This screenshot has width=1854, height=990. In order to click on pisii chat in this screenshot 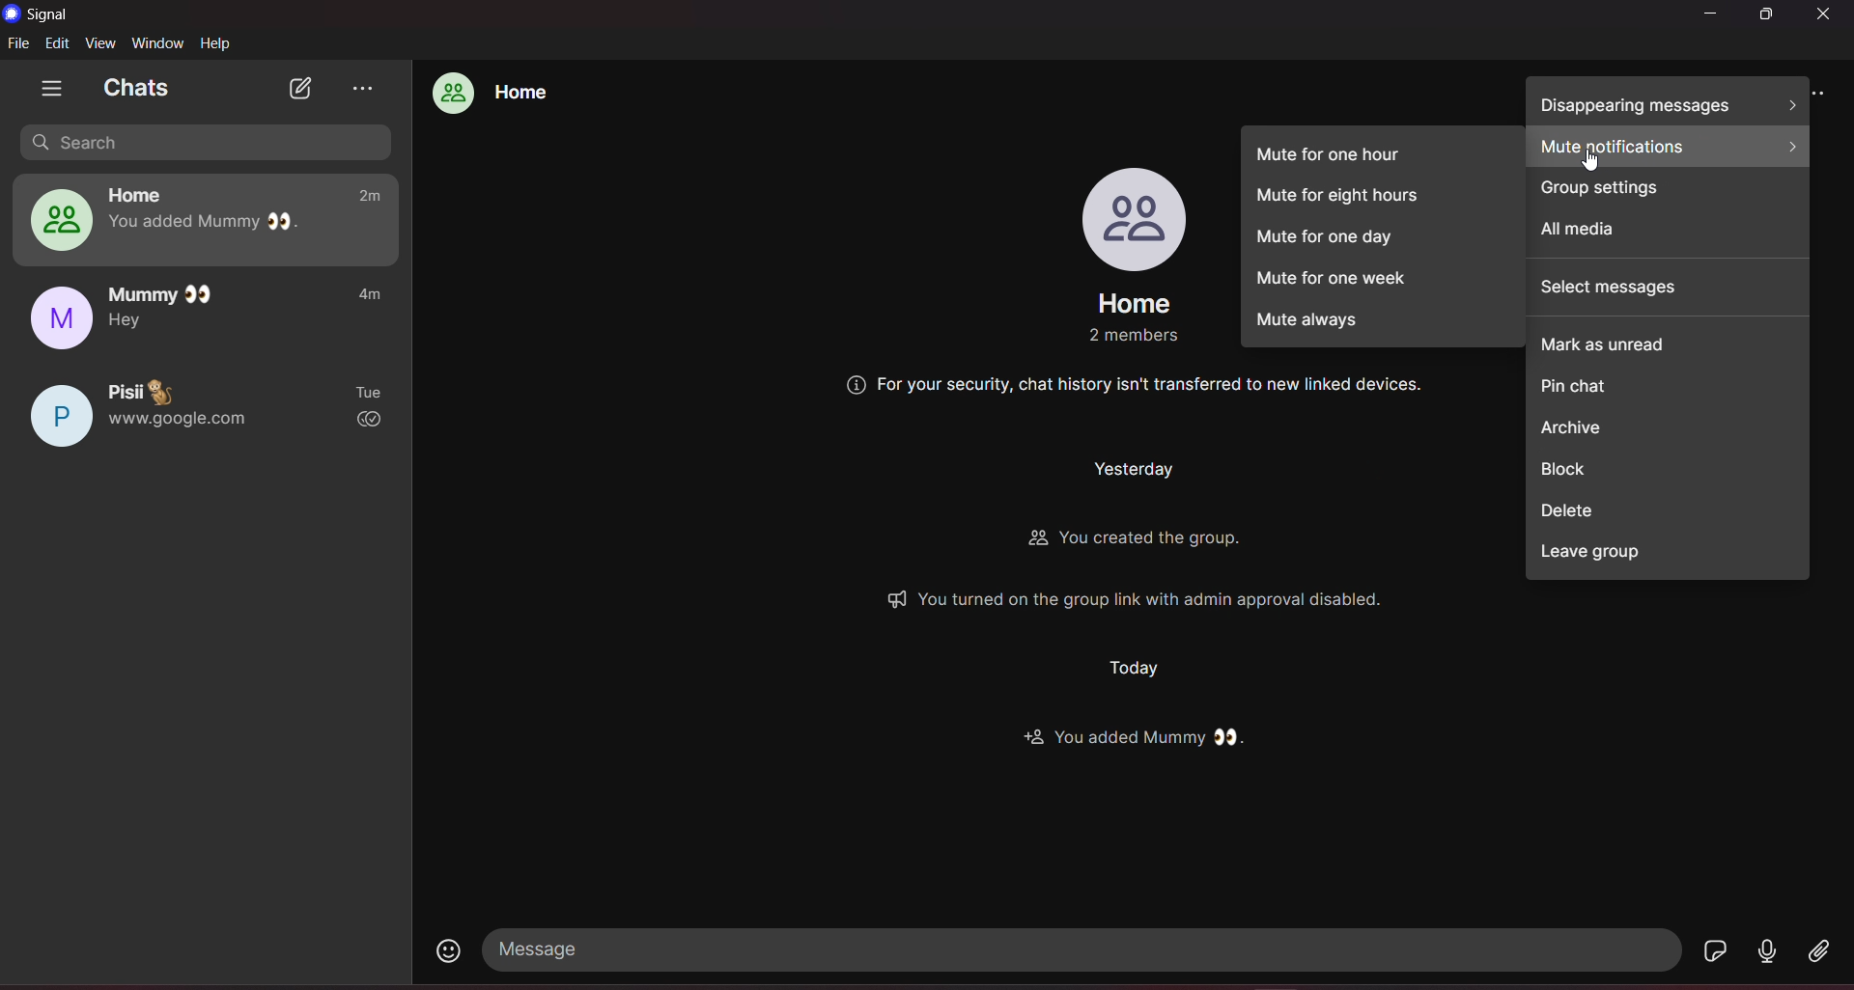, I will do `click(207, 411)`.